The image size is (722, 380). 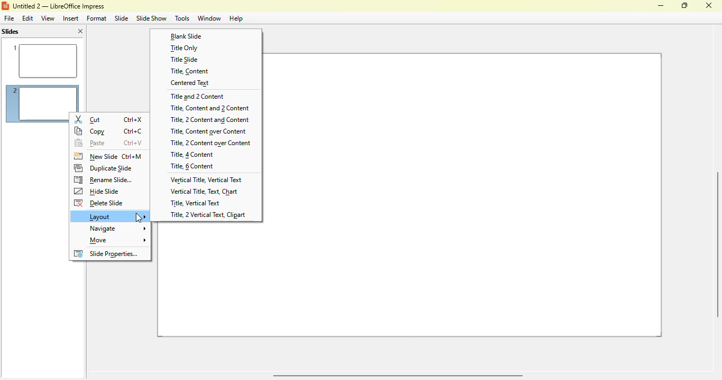 I want to click on shortcut for paste, so click(x=133, y=144).